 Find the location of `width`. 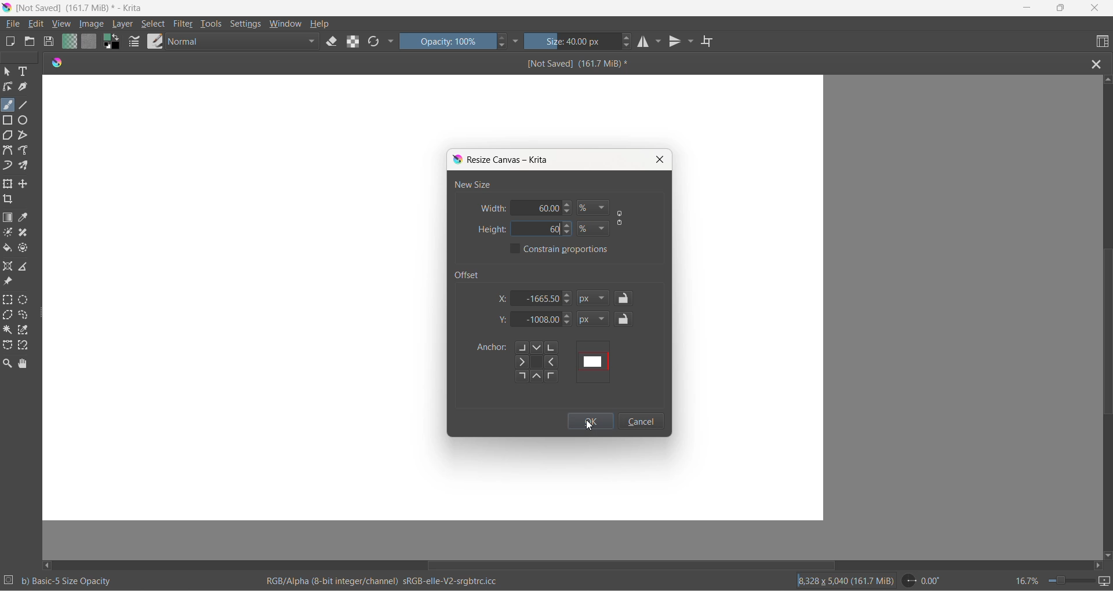

width is located at coordinates (492, 209).